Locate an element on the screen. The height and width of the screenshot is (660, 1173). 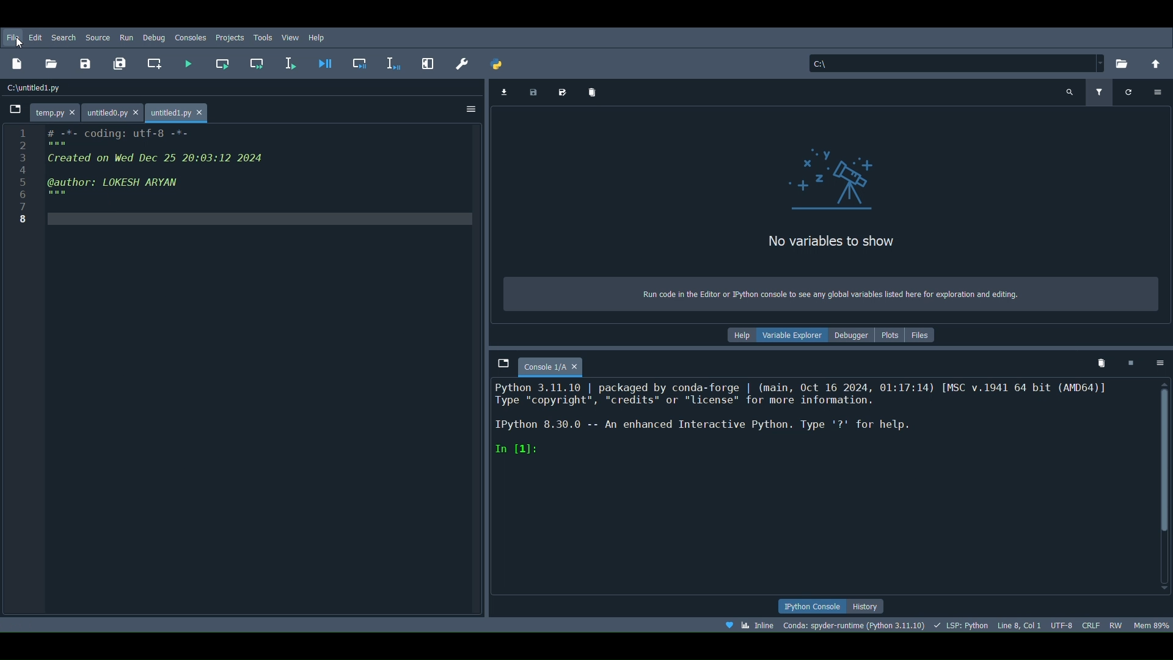
IPython console is located at coordinates (806, 606).